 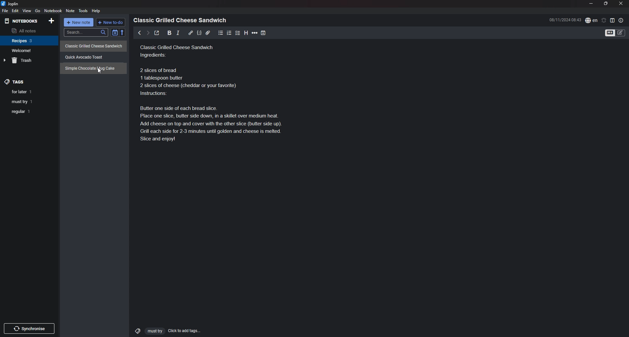 What do you see at coordinates (157, 34) in the screenshot?
I see `toggle external editor` at bounding box center [157, 34].